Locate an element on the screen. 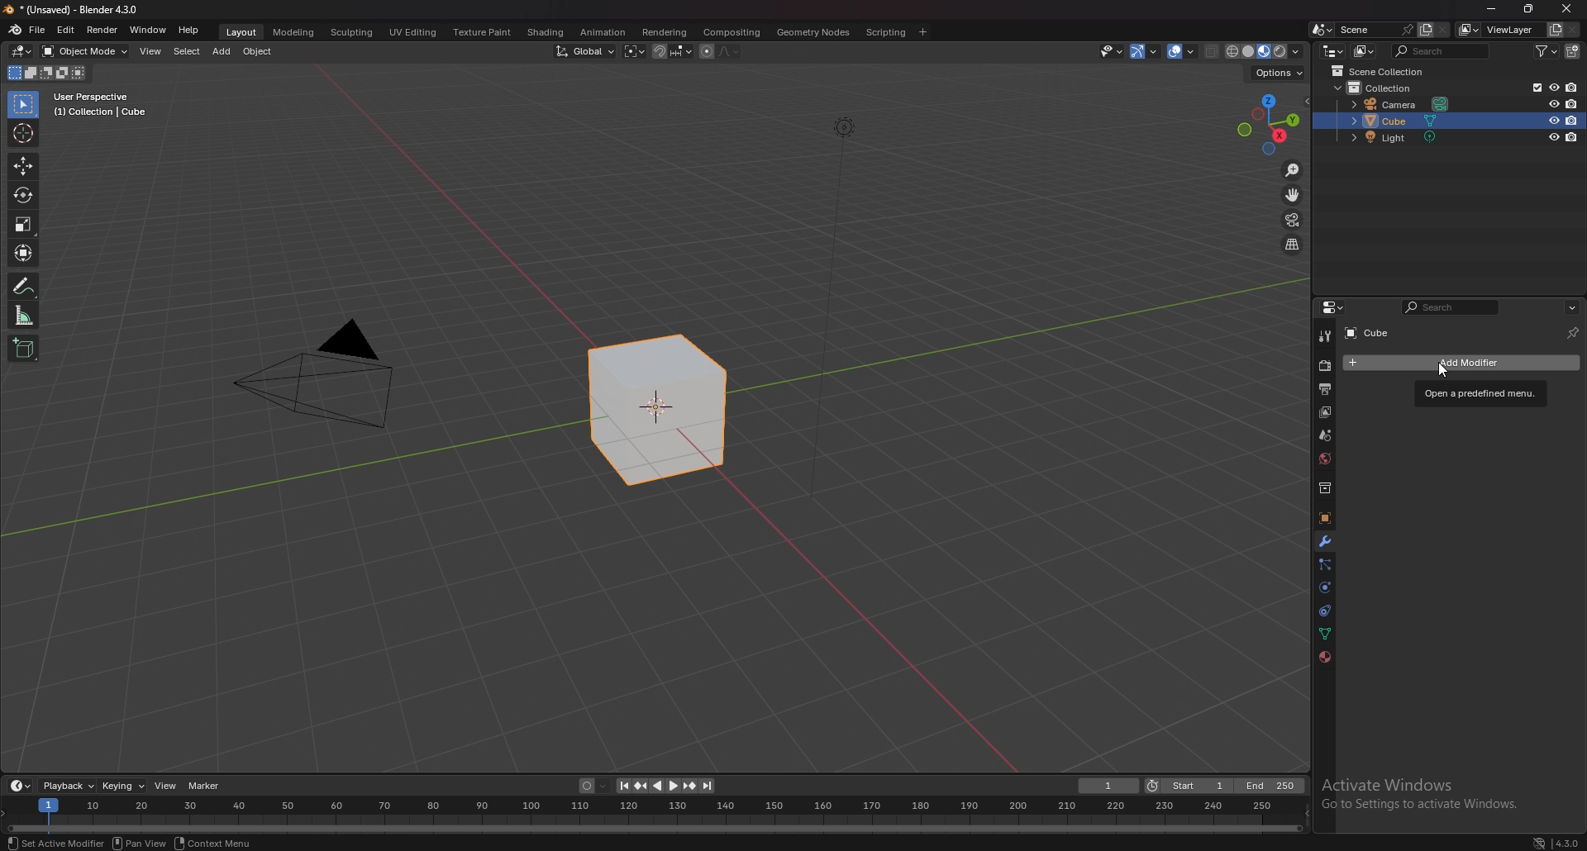  shading is located at coordinates (548, 31).